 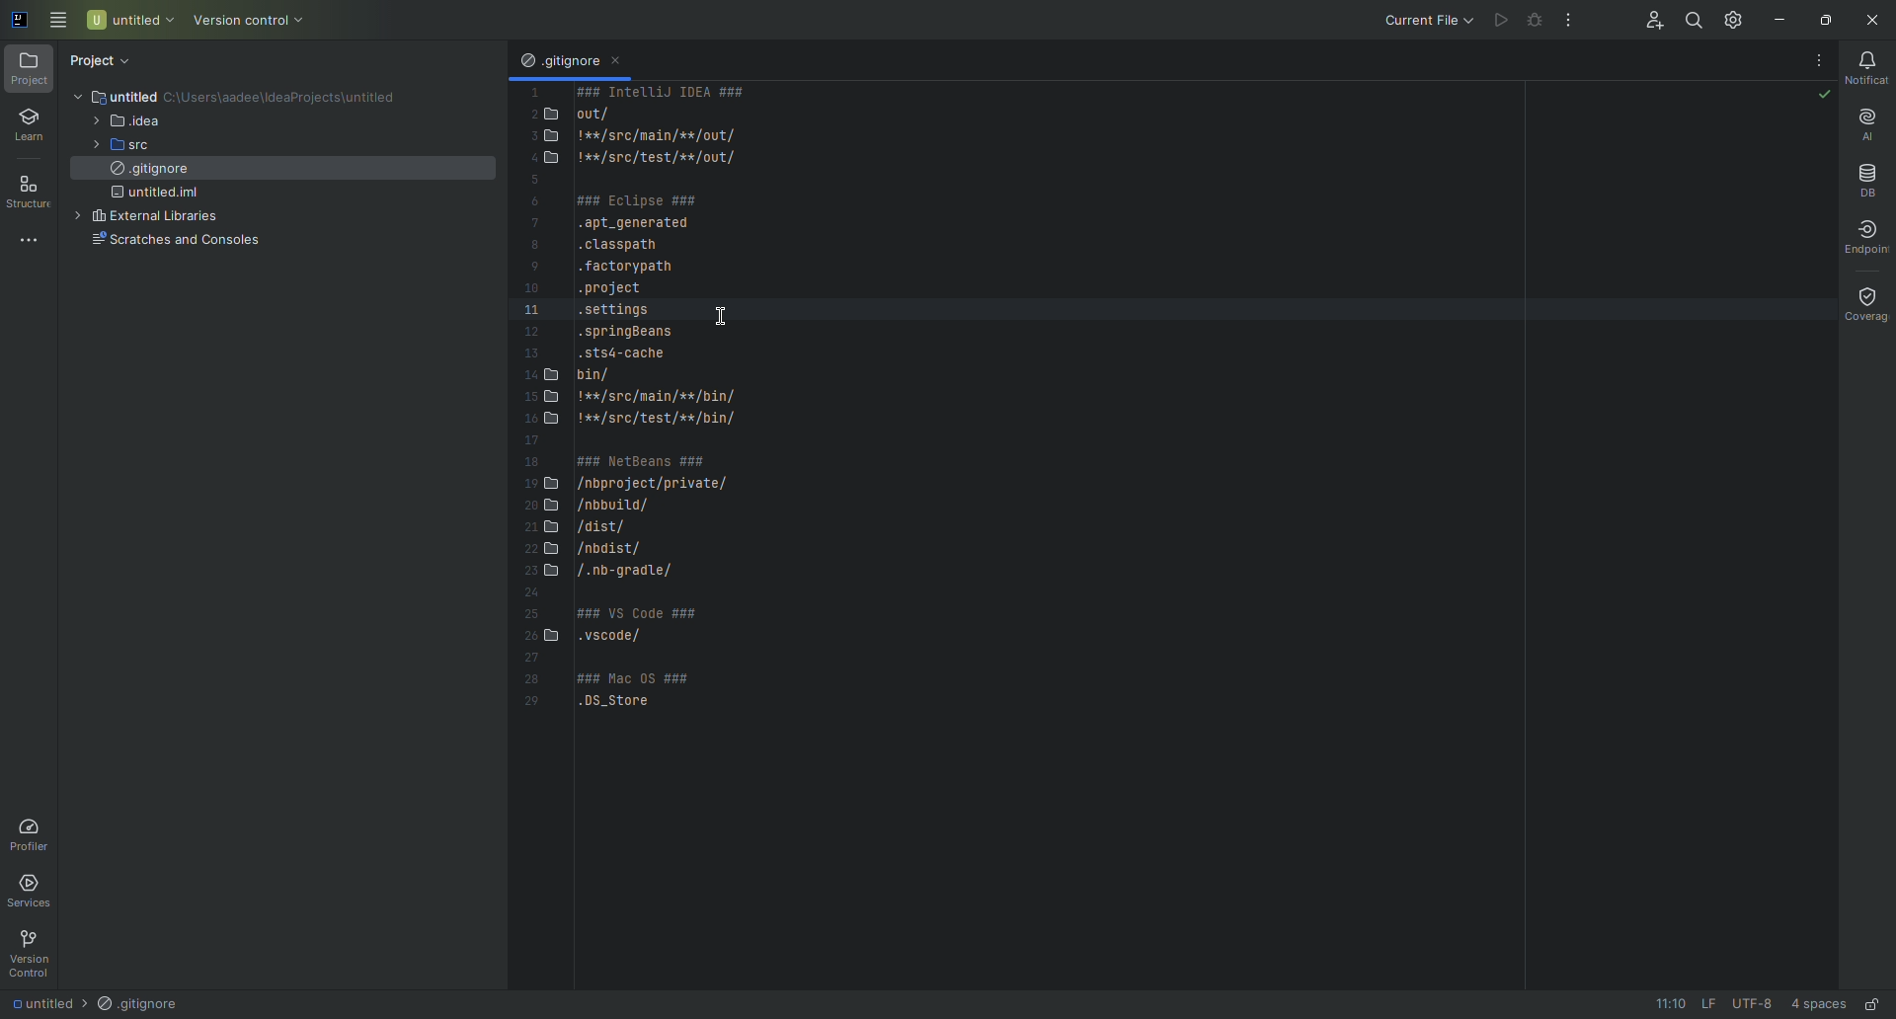 What do you see at coordinates (31, 952) in the screenshot?
I see `Version Control` at bounding box center [31, 952].